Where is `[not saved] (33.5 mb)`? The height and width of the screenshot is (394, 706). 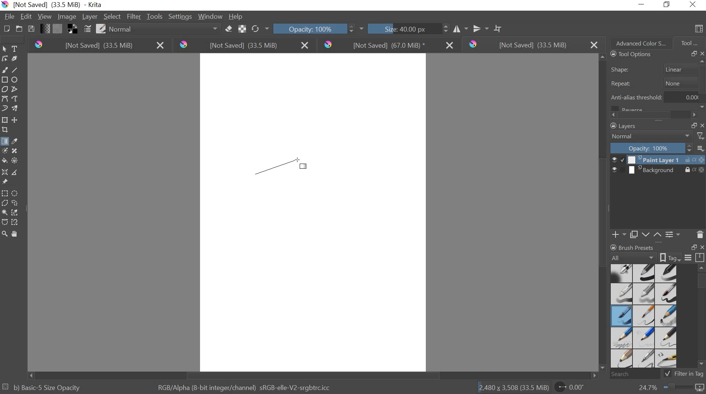
[not saved] (33.5 mb) is located at coordinates (97, 46).